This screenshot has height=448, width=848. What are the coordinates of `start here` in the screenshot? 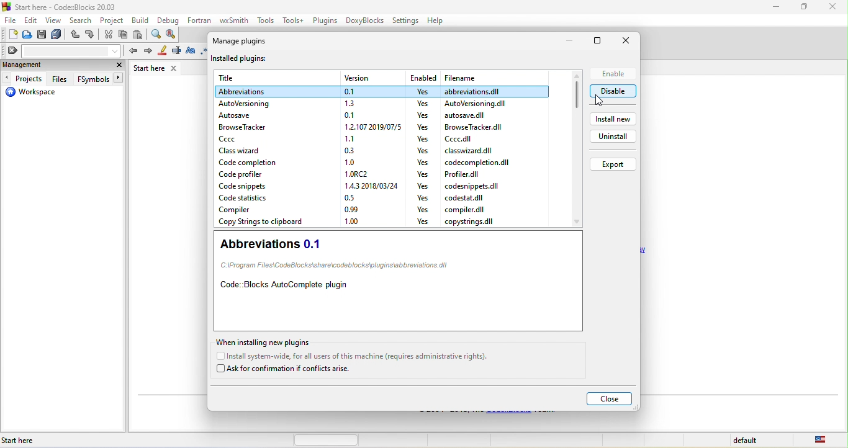 It's located at (158, 68).